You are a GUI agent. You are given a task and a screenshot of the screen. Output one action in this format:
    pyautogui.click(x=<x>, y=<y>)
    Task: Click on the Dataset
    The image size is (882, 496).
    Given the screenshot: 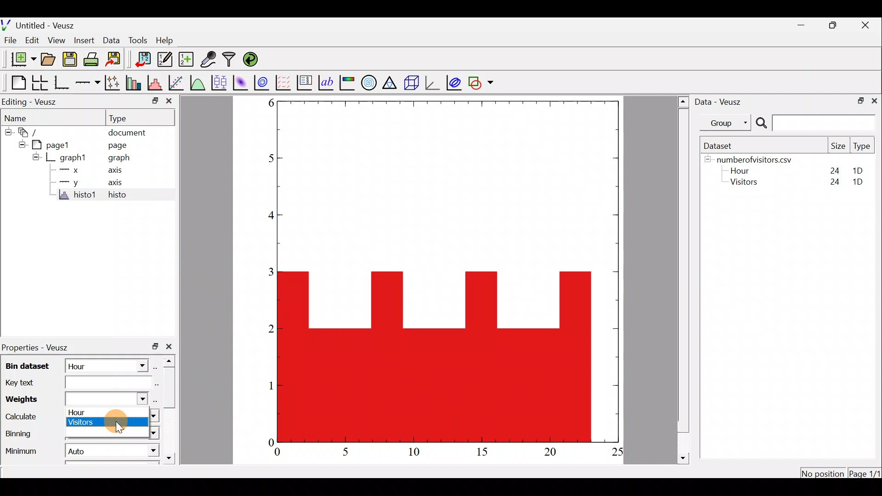 What is the action you would take?
    pyautogui.click(x=724, y=145)
    